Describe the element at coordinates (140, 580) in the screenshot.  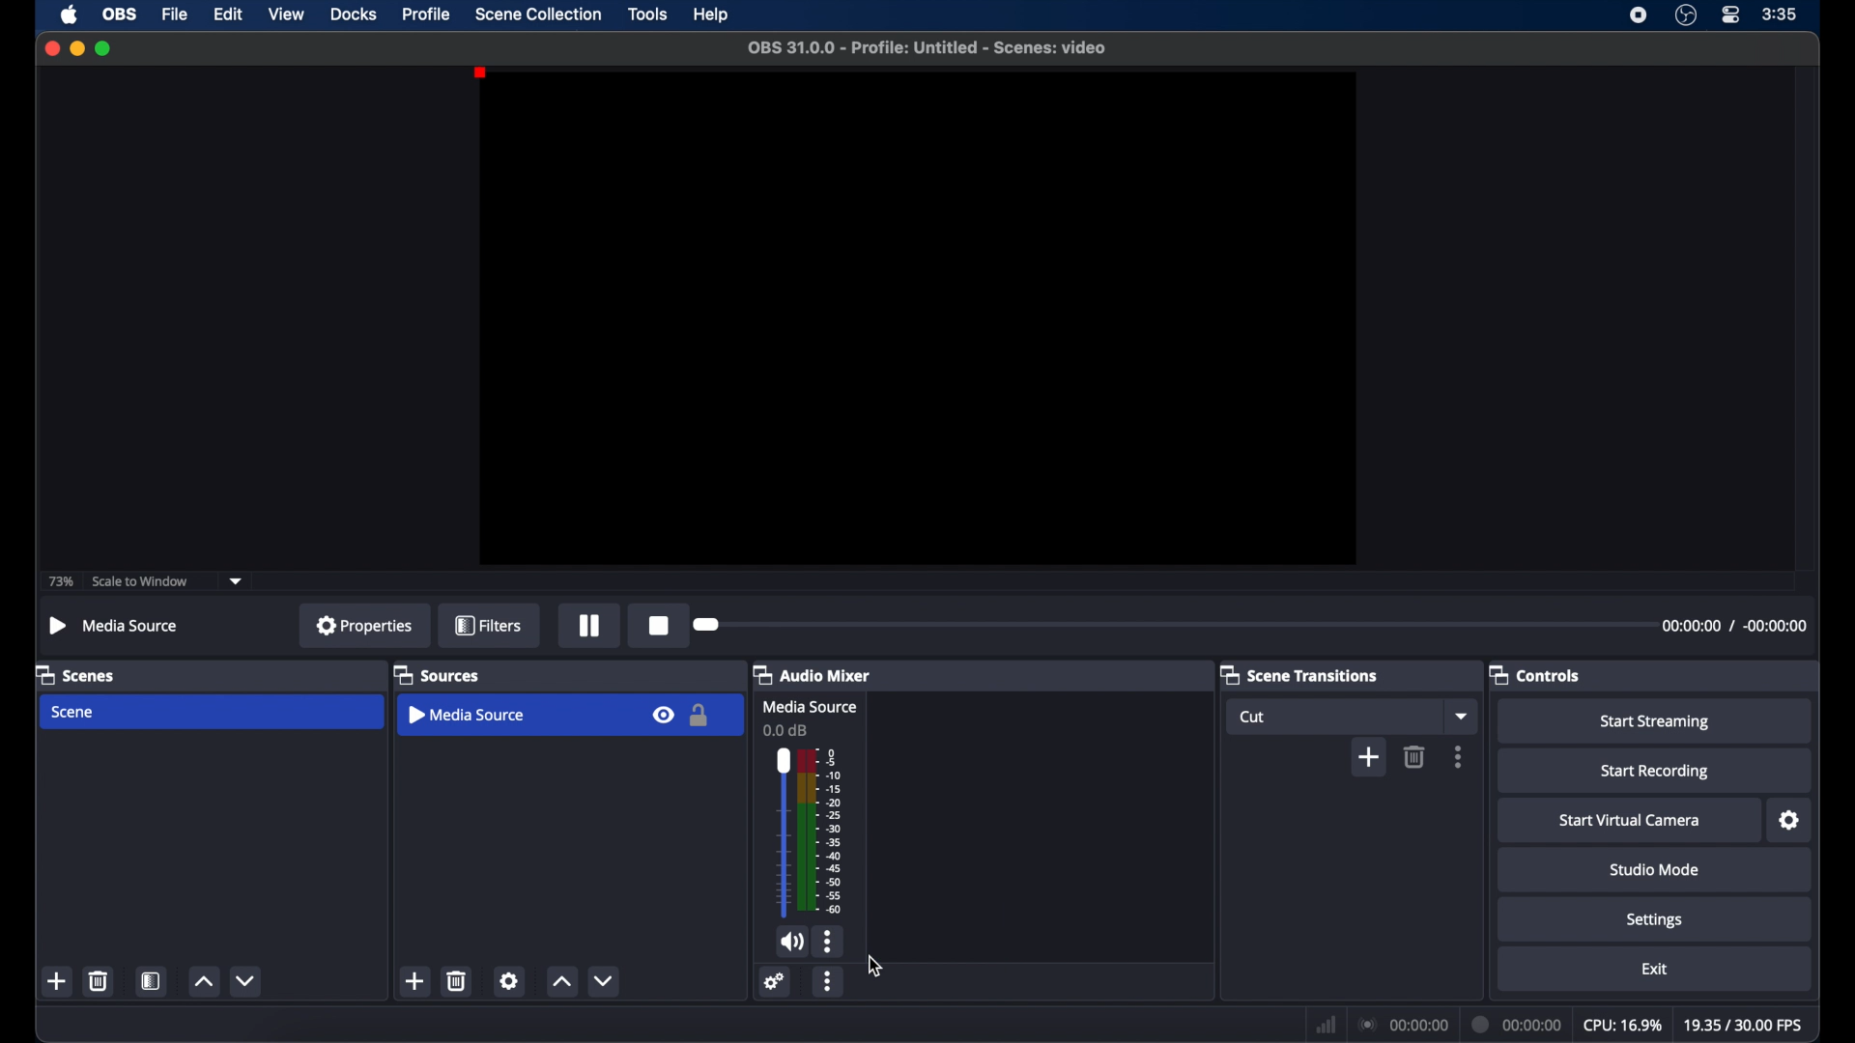
I see `scale to window` at that location.